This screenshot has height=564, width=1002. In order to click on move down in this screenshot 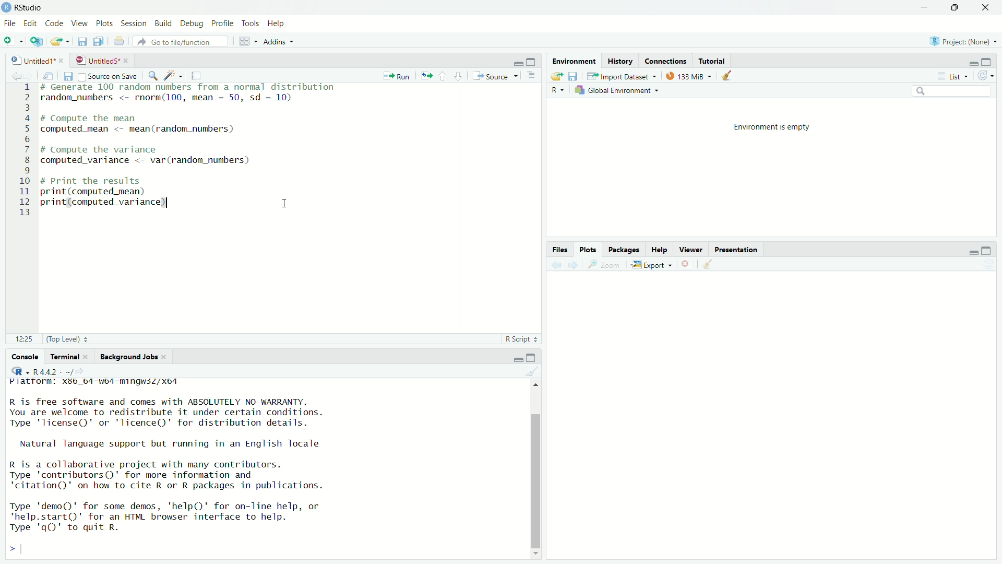, I will do `click(535, 551)`.